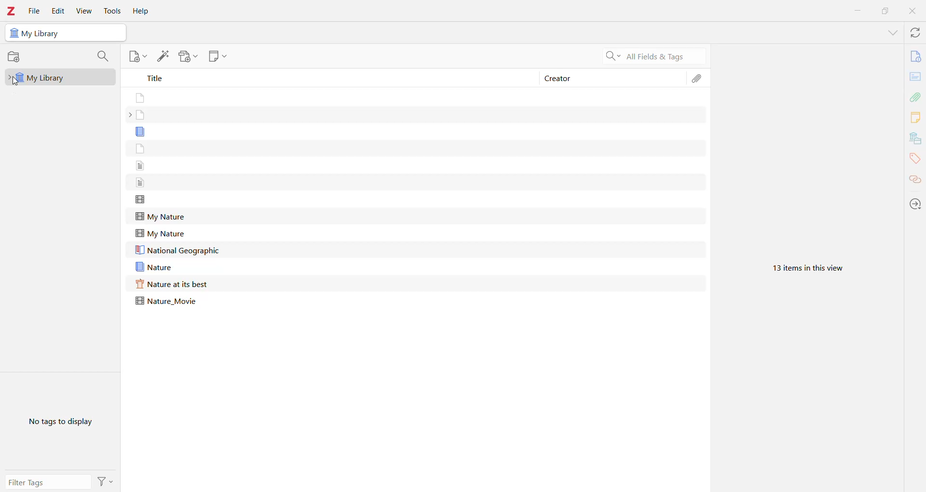 The width and height of the screenshot is (926, 492). Describe the element at coordinates (189, 57) in the screenshot. I see `Add Attachment` at that location.